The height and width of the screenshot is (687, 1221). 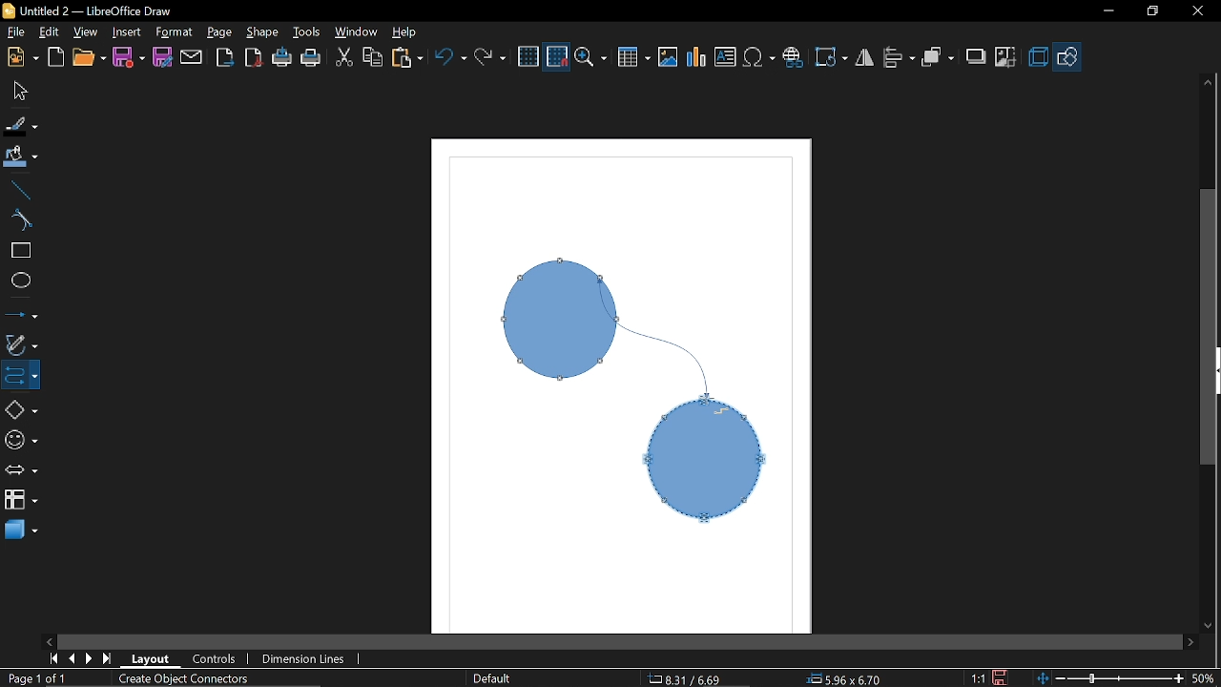 What do you see at coordinates (255, 56) in the screenshot?
I see `Export to PDF` at bounding box center [255, 56].